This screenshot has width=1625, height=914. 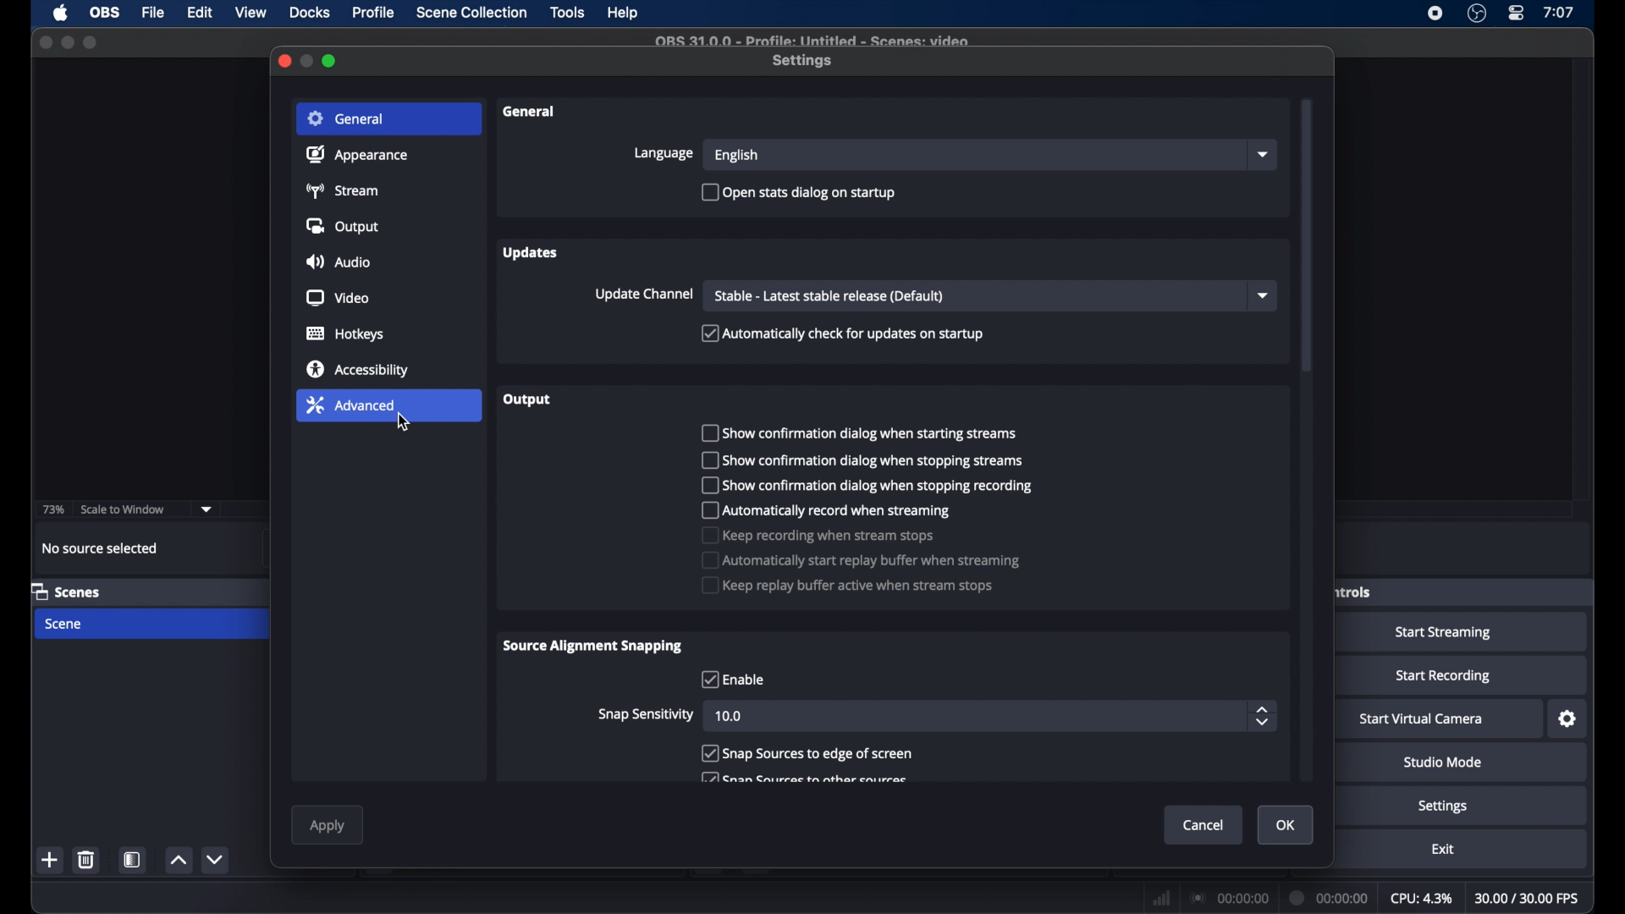 What do you see at coordinates (1559, 12) in the screenshot?
I see `time` at bounding box center [1559, 12].